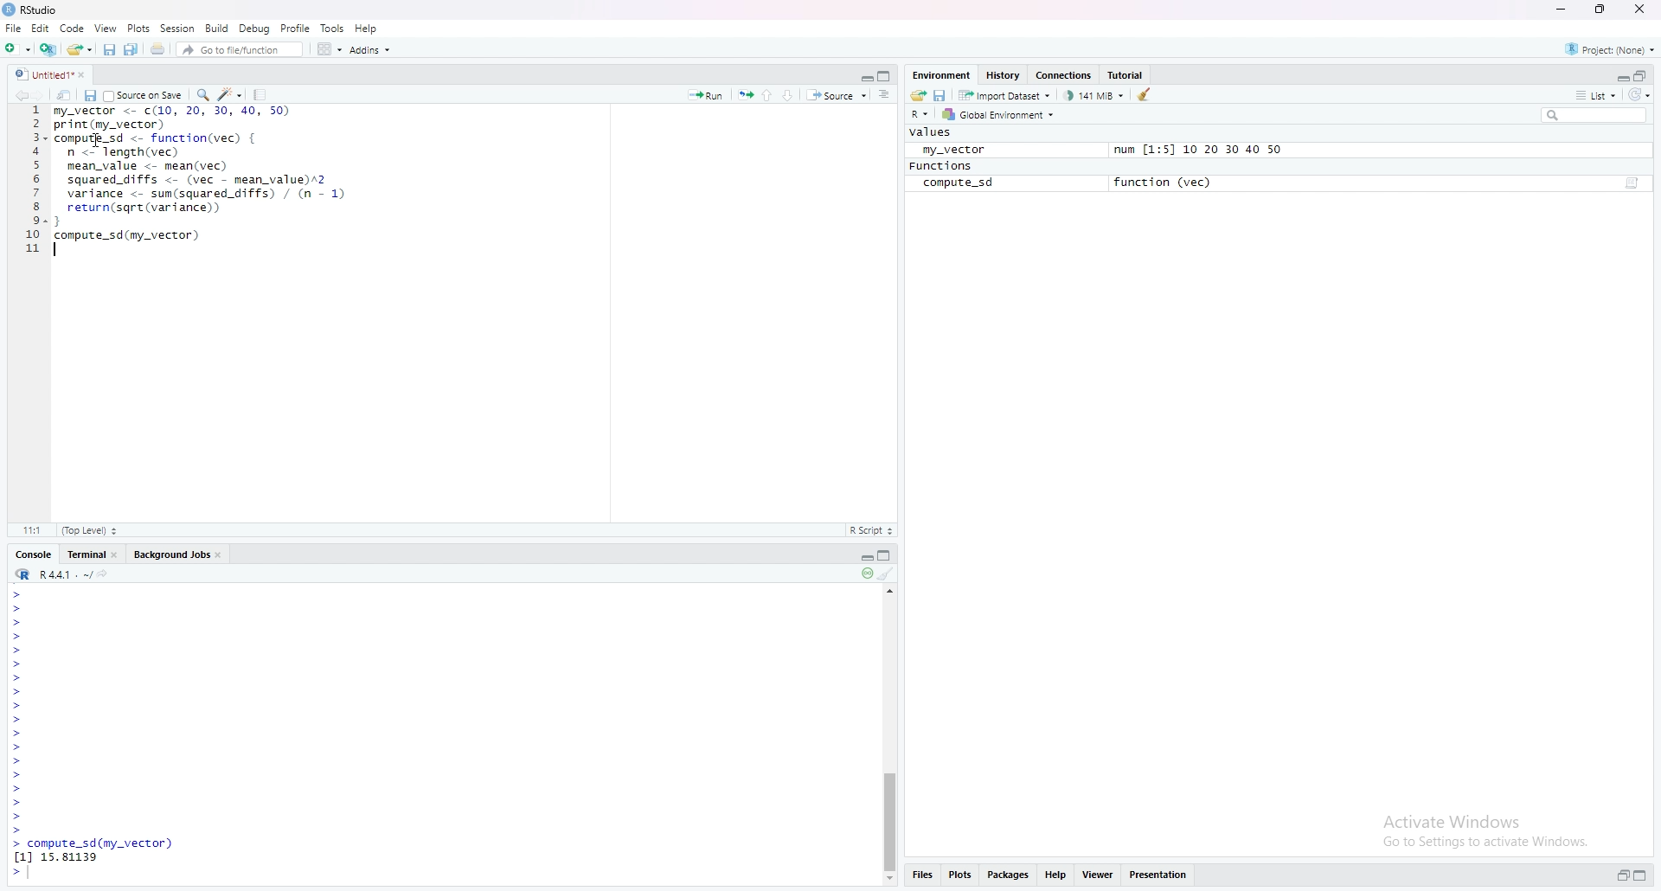  I want to click on prompt cursor, so click(15, 677).